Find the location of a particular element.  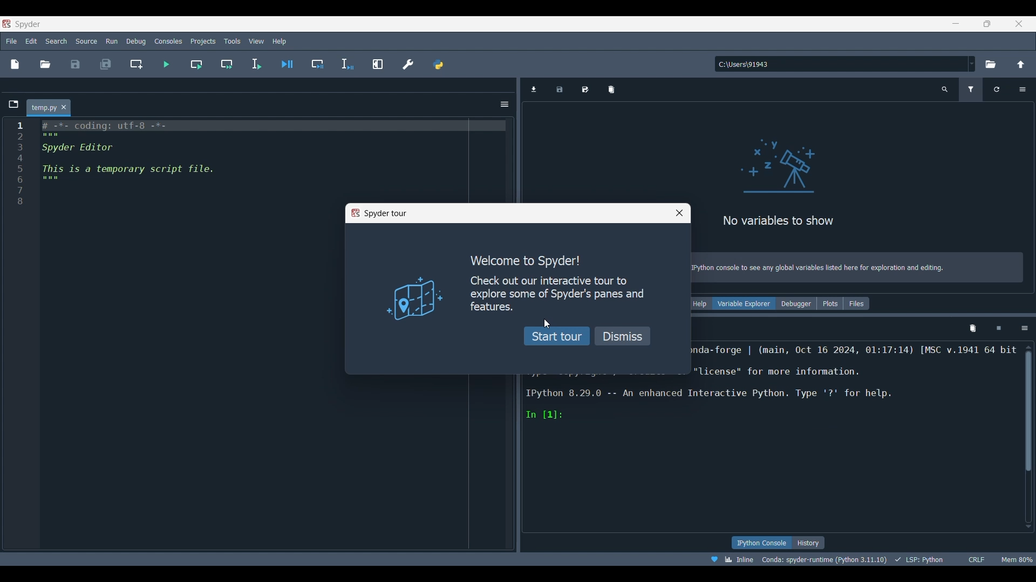

Create new cell at current line is located at coordinates (135, 64).